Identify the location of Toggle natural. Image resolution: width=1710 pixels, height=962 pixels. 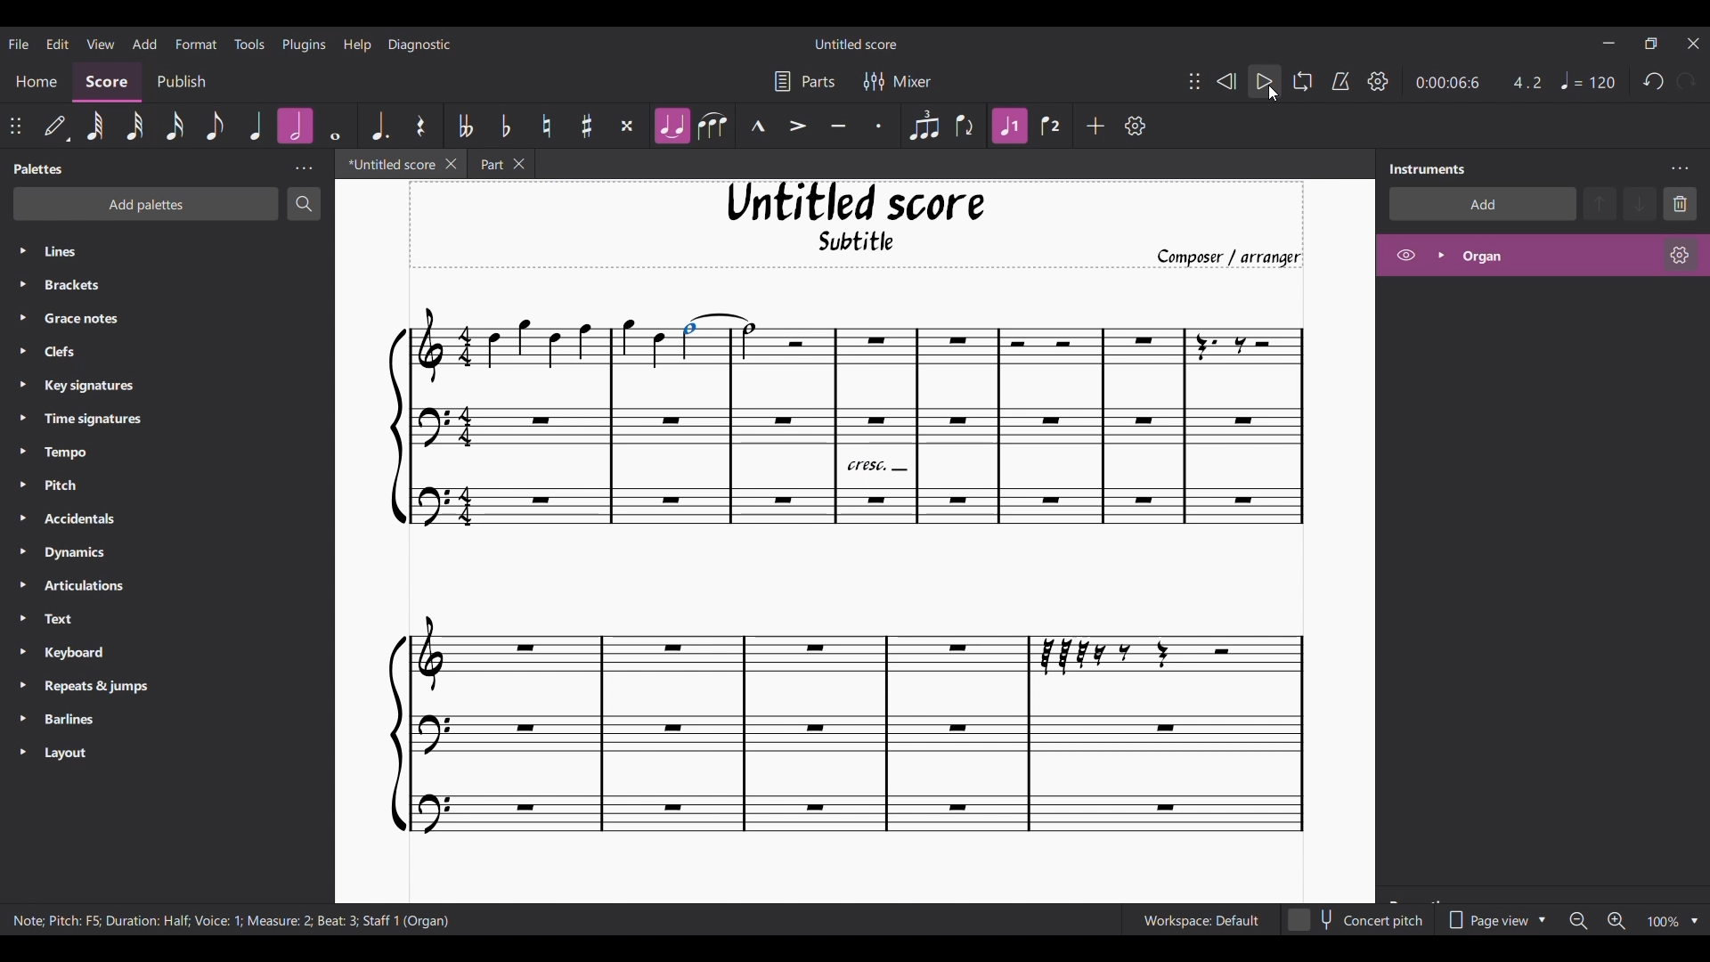
(547, 126).